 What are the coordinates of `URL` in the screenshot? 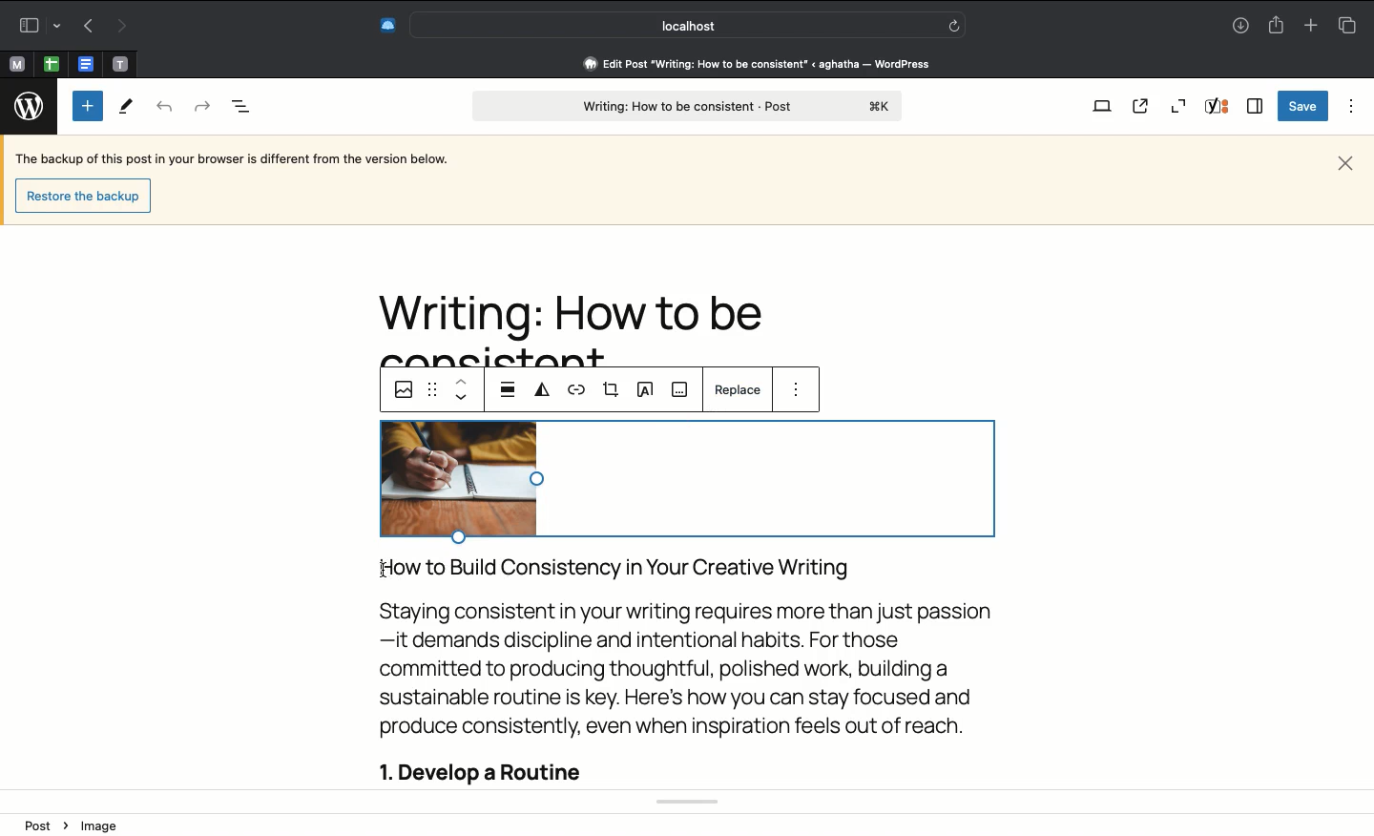 It's located at (577, 390).